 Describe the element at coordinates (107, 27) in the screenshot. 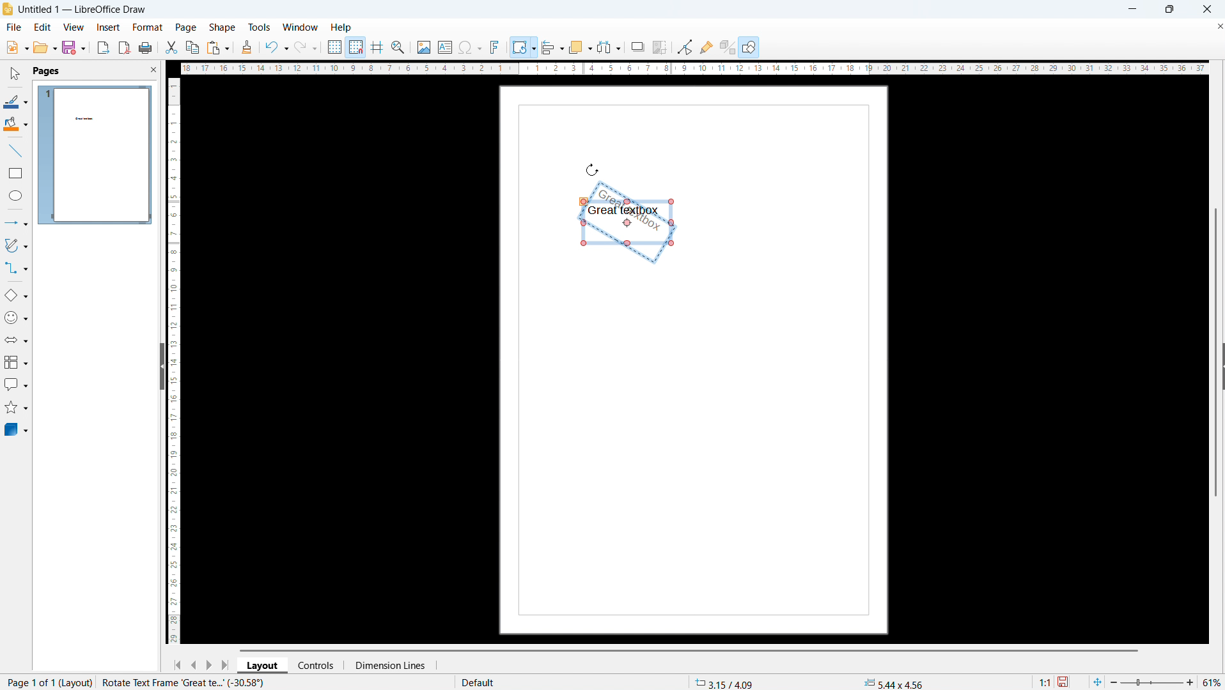

I see `insert` at that location.